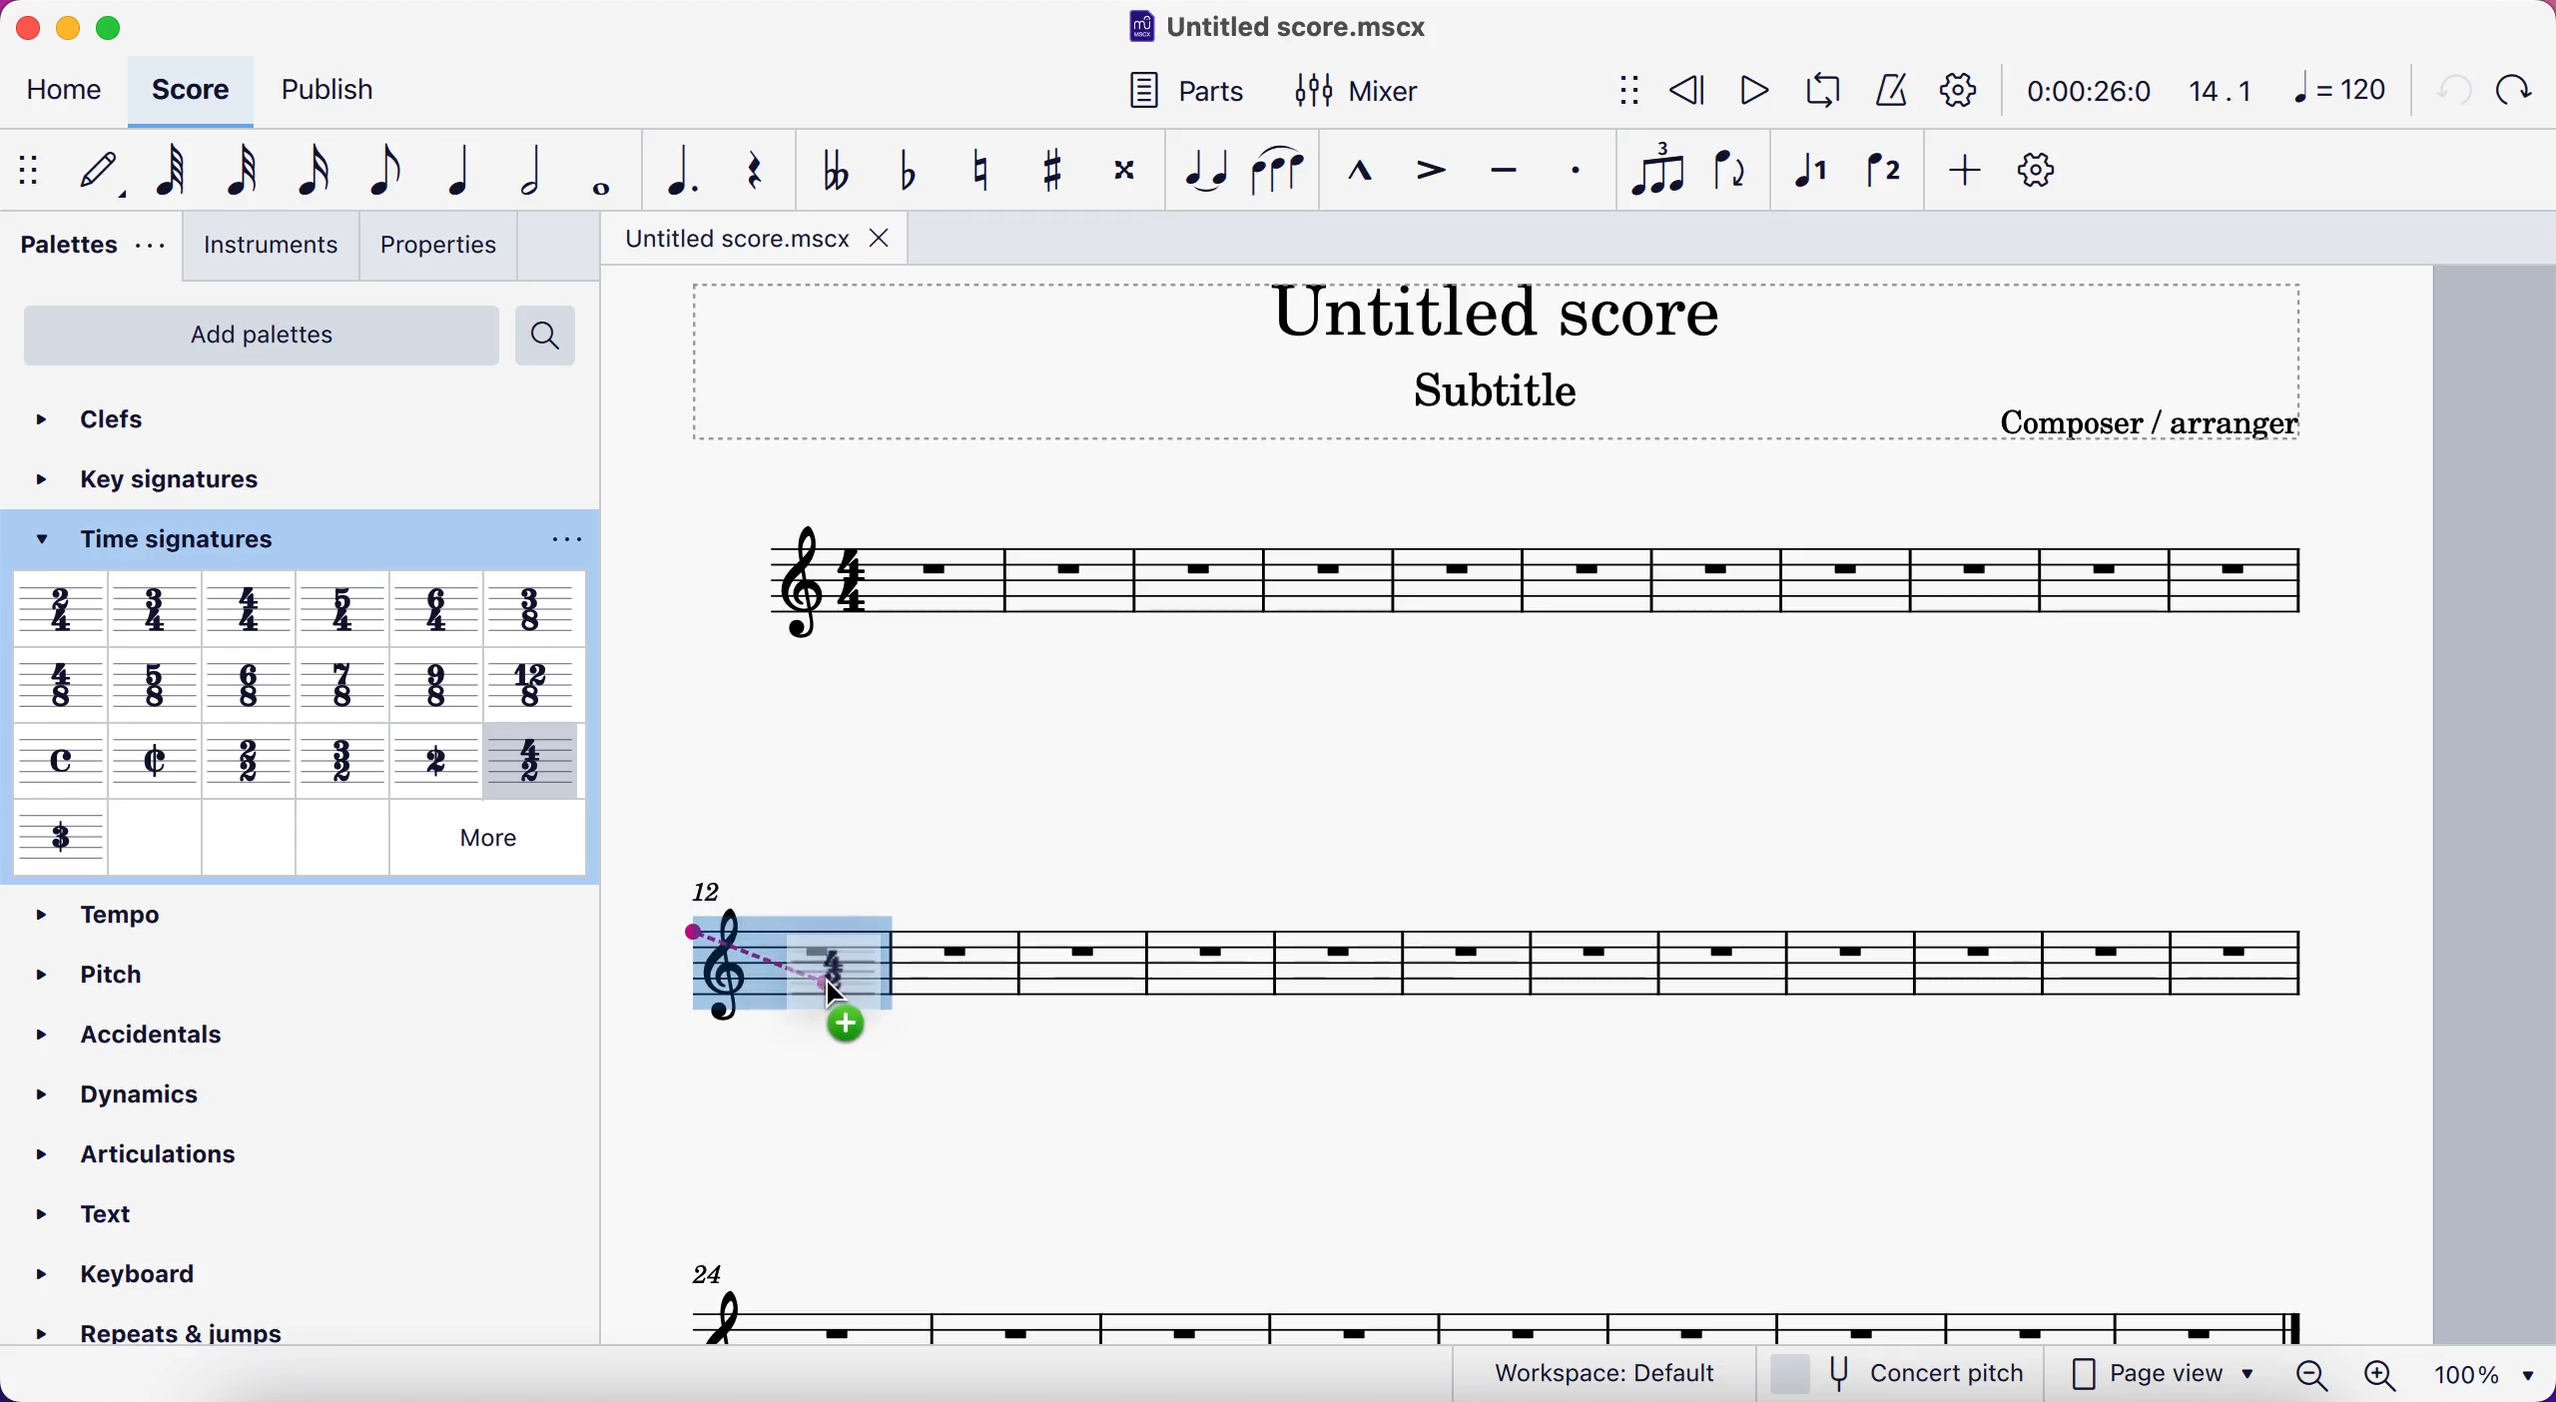  Describe the element at coordinates (157, 838) in the screenshot. I see `` at that location.